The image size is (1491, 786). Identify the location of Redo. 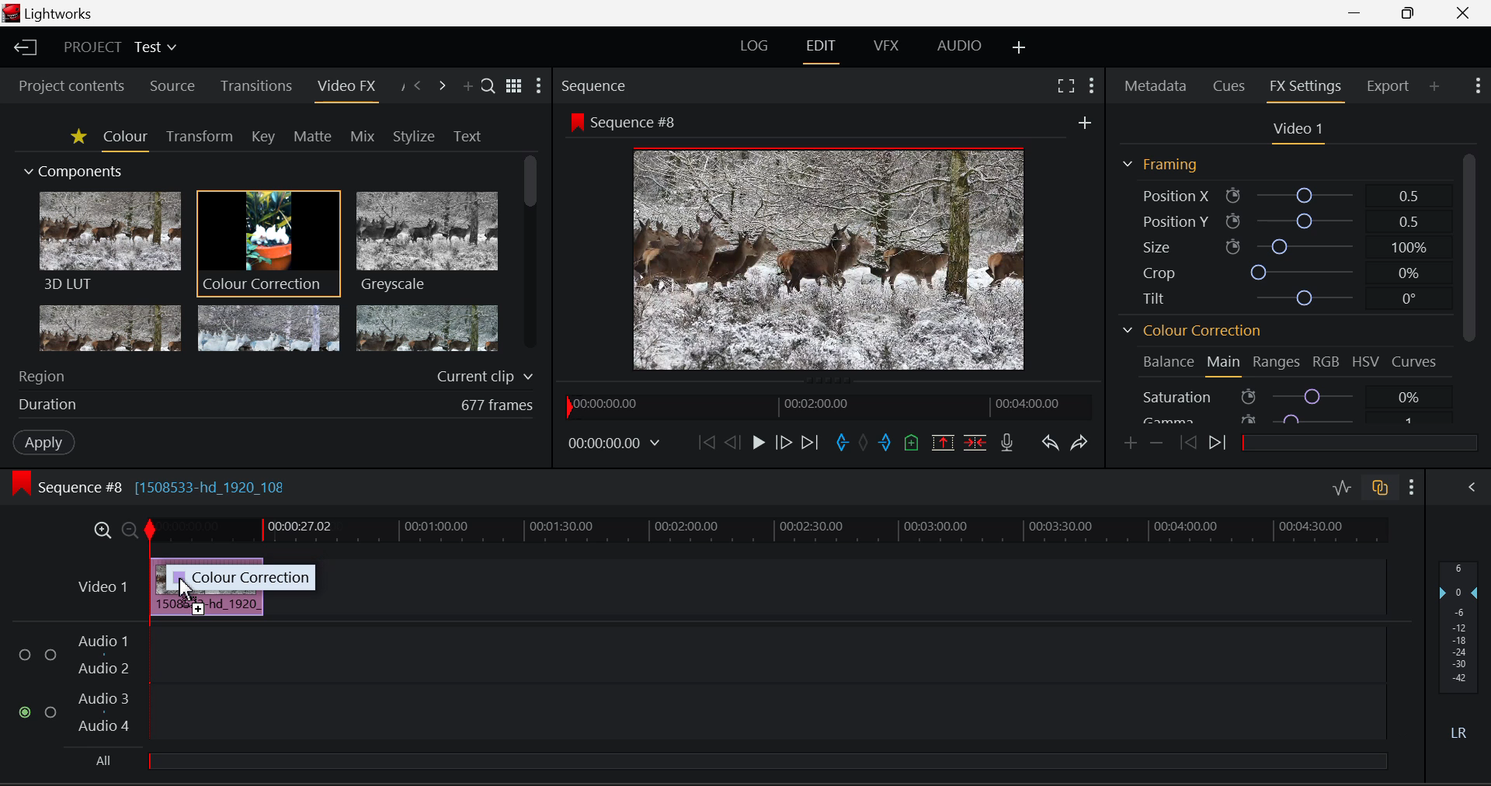
(1081, 443).